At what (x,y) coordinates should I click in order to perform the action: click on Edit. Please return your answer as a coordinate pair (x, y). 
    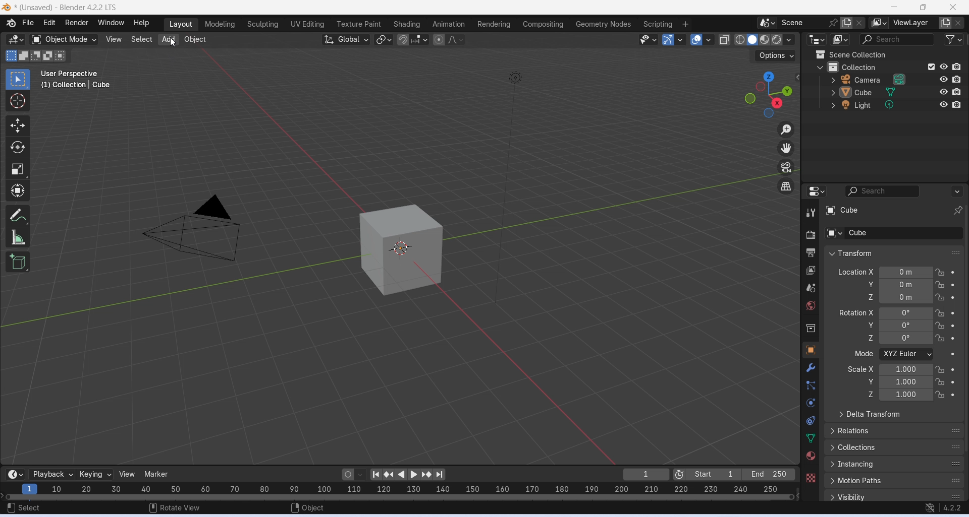
    Looking at the image, I should click on (49, 22).